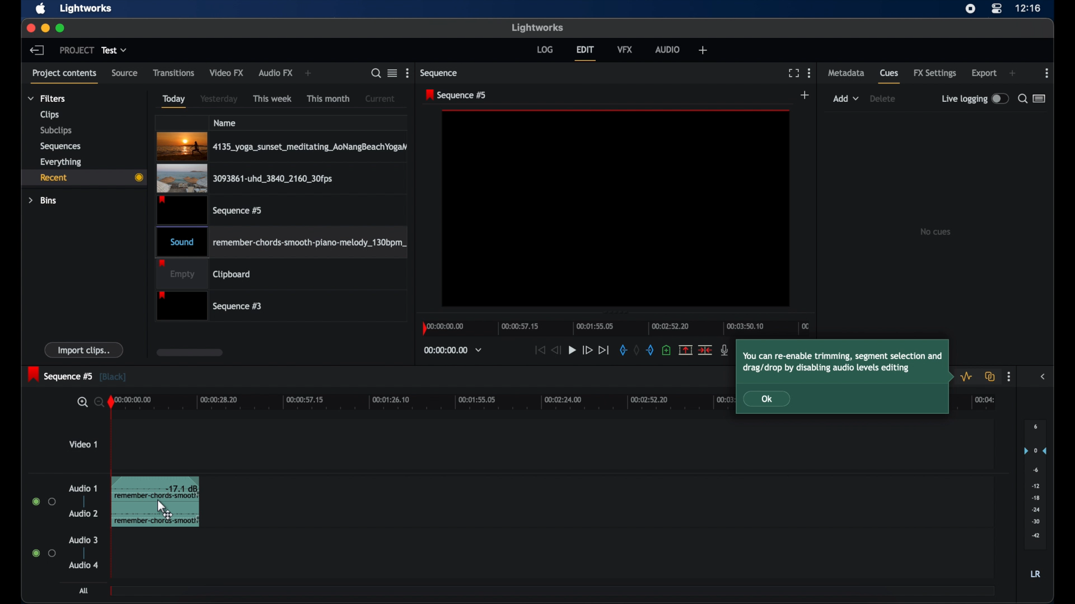  I want to click on in mark, so click(621, 351).